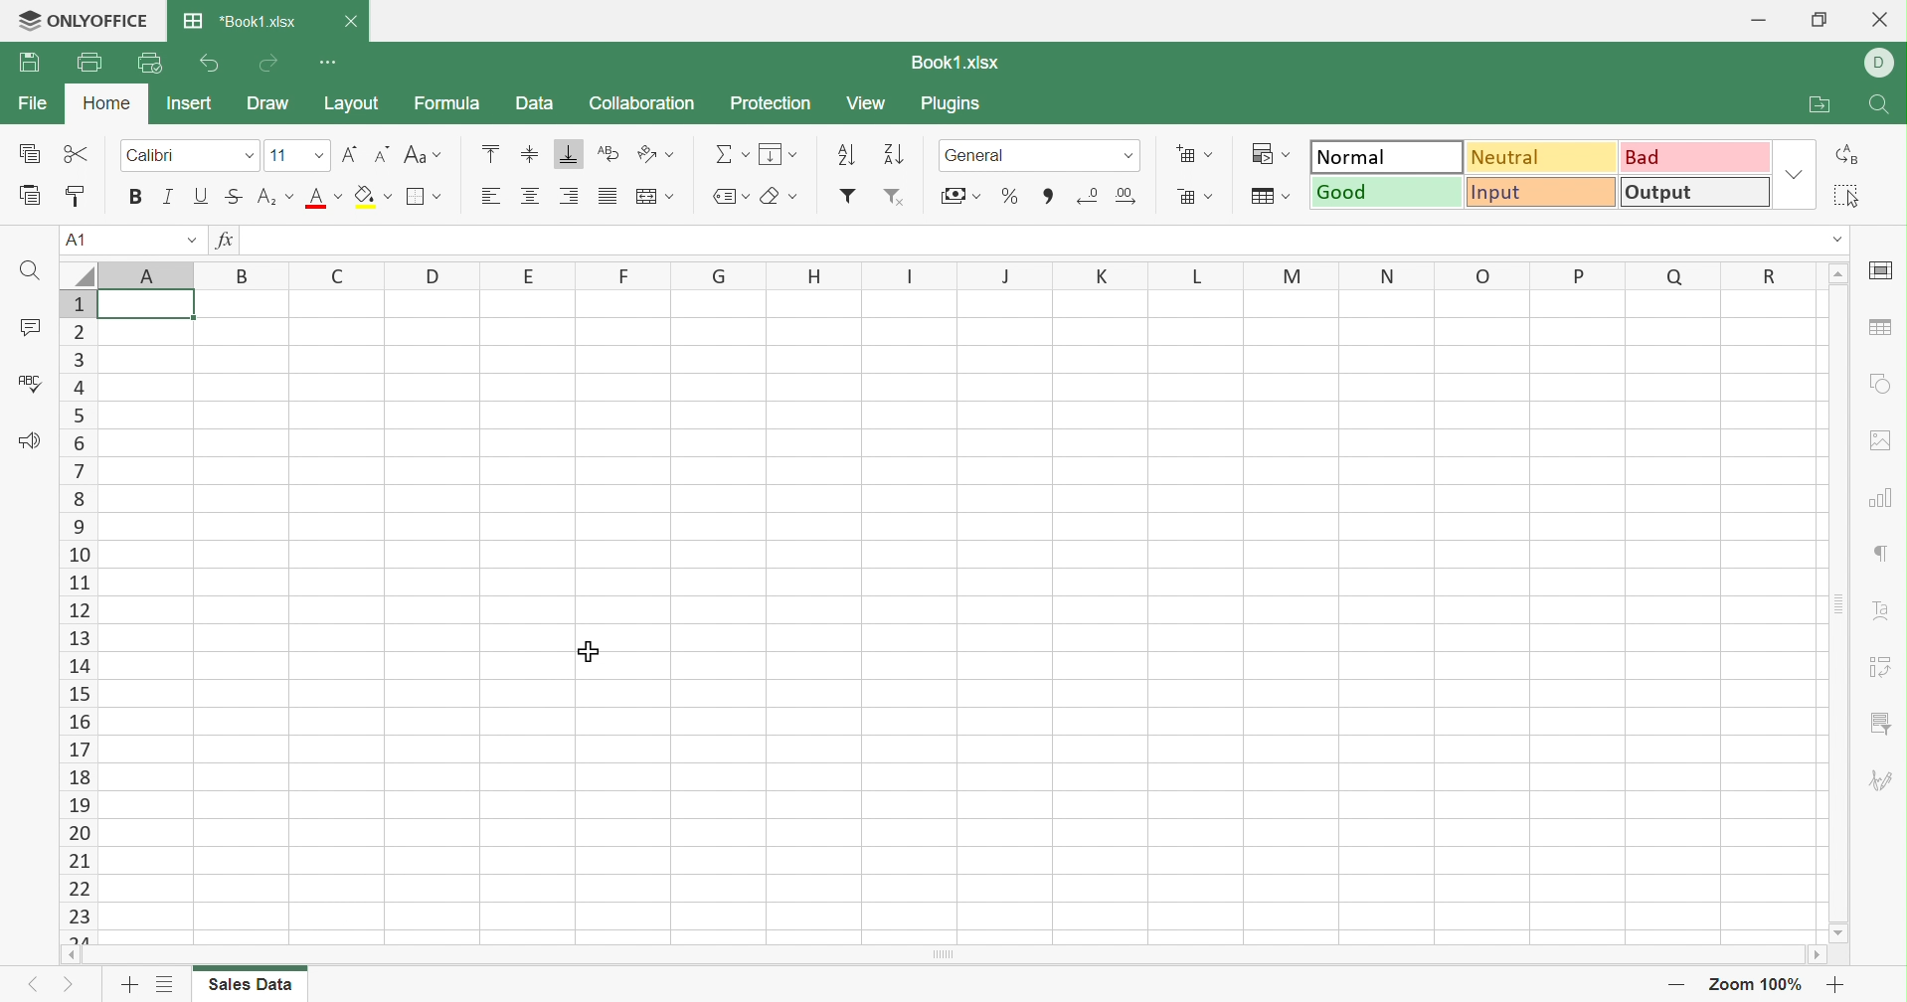 This screenshot has width=1907, height=1002. What do you see at coordinates (80, 617) in the screenshot?
I see `Row Numbers` at bounding box center [80, 617].